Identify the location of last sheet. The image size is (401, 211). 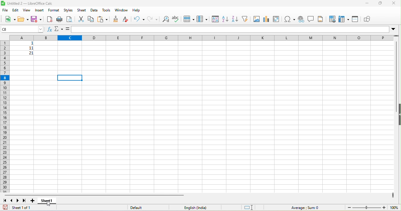
(25, 200).